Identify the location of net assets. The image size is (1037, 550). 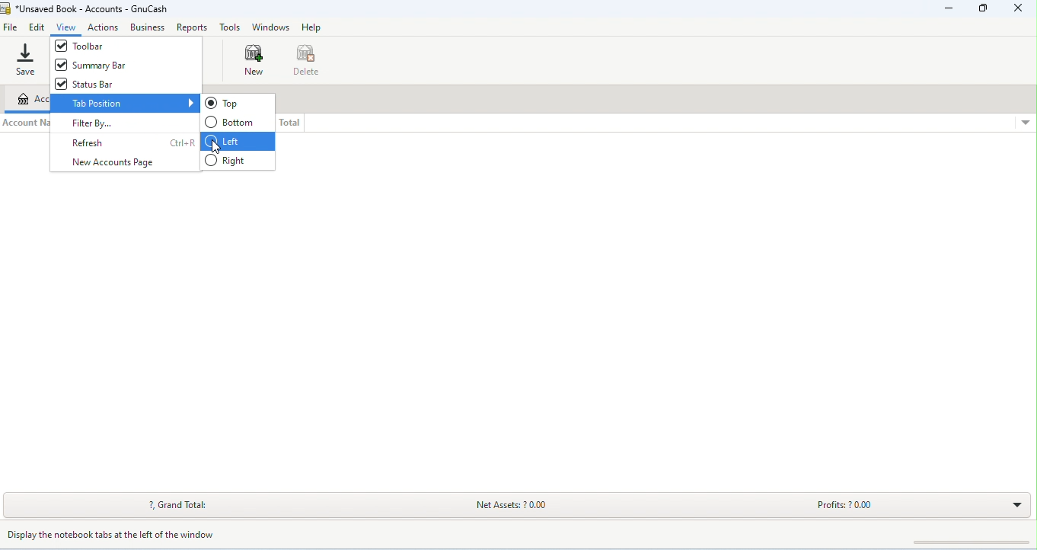
(525, 504).